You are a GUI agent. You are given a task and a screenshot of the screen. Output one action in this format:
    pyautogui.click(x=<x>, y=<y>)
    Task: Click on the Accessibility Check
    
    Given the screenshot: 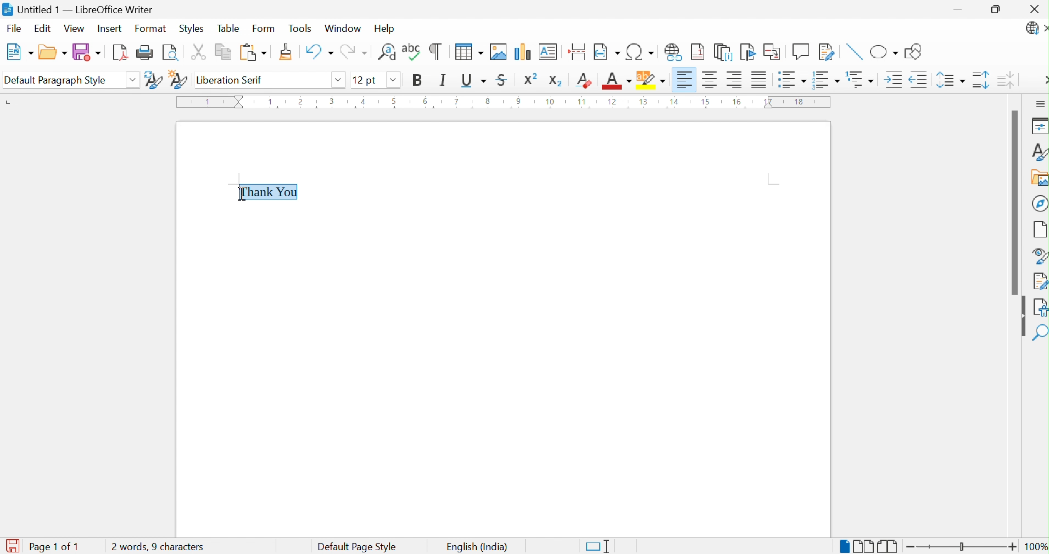 What is the action you would take?
    pyautogui.click(x=1040, y=308)
    